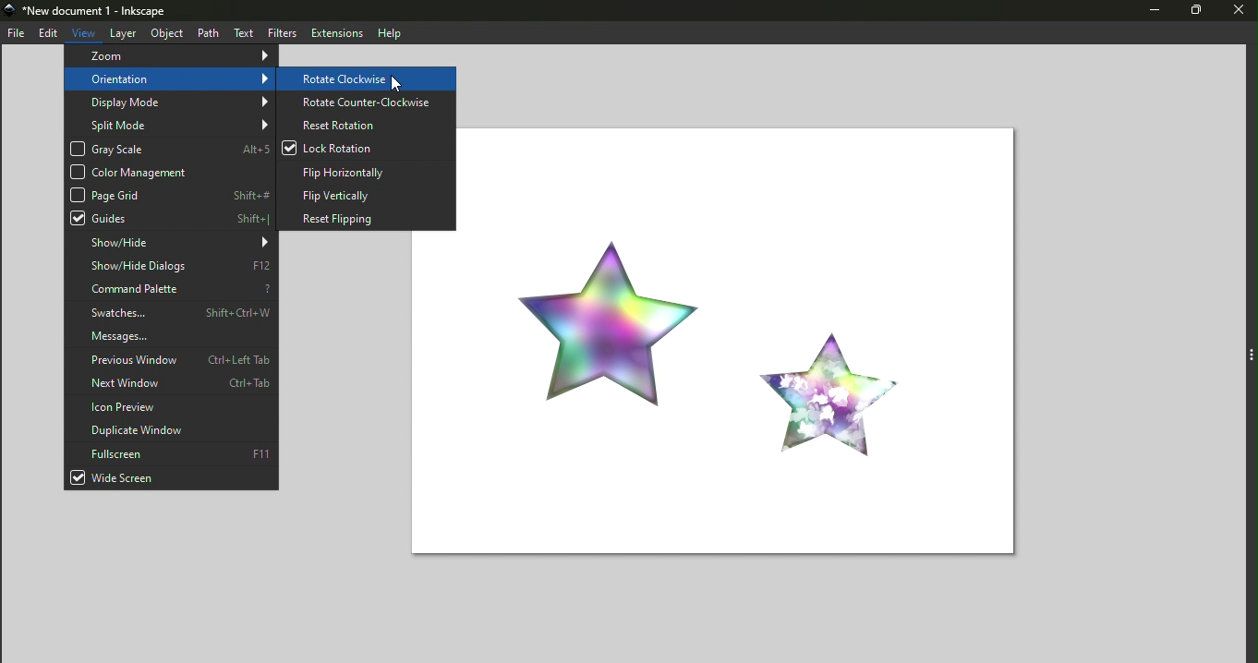  What do you see at coordinates (394, 82) in the screenshot?
I see `Cursor` at bounding box center [394, 82].